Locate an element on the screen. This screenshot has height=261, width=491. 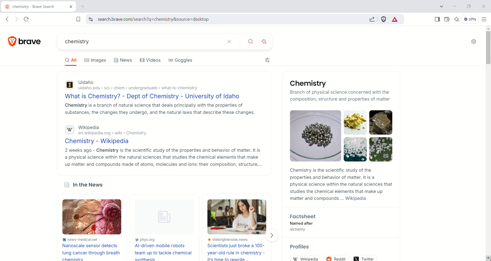
answer with AI is located at coordinates (267, 41).